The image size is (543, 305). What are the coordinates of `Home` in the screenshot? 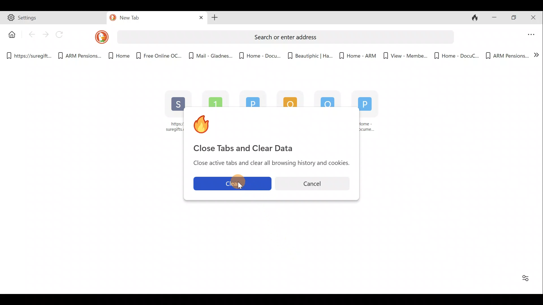 It's located at (116, 56).